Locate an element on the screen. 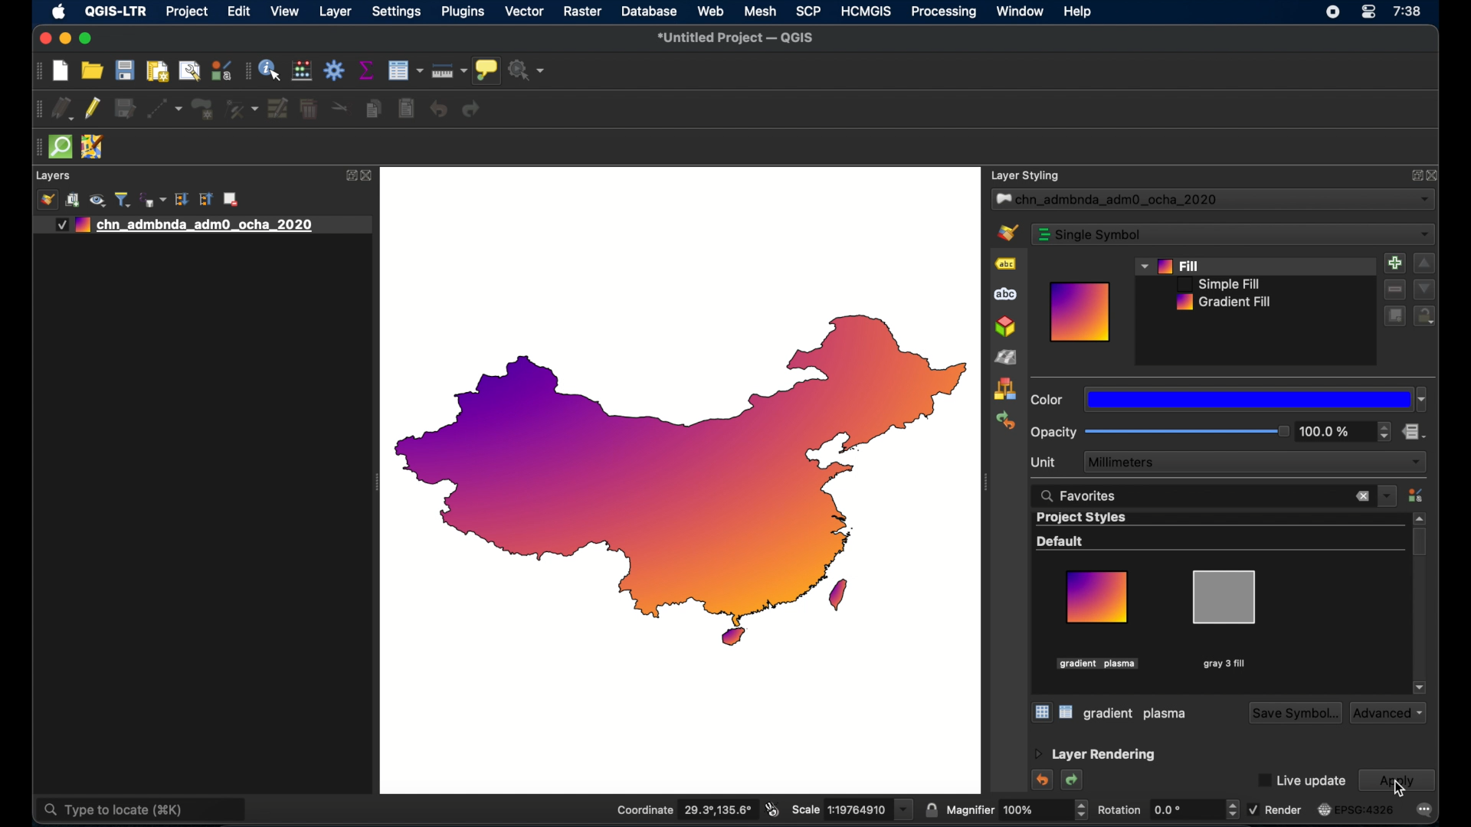 This screenshot has height=827, width=1471. layer dropdown is located at coordinates (1213, 200).